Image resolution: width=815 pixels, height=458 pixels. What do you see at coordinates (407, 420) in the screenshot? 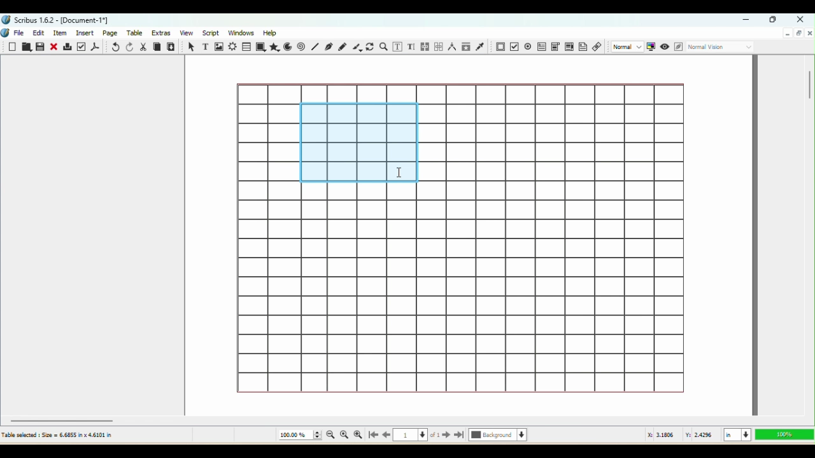
I see `Horizontal scroll bar` at bounding box center [407, 420].